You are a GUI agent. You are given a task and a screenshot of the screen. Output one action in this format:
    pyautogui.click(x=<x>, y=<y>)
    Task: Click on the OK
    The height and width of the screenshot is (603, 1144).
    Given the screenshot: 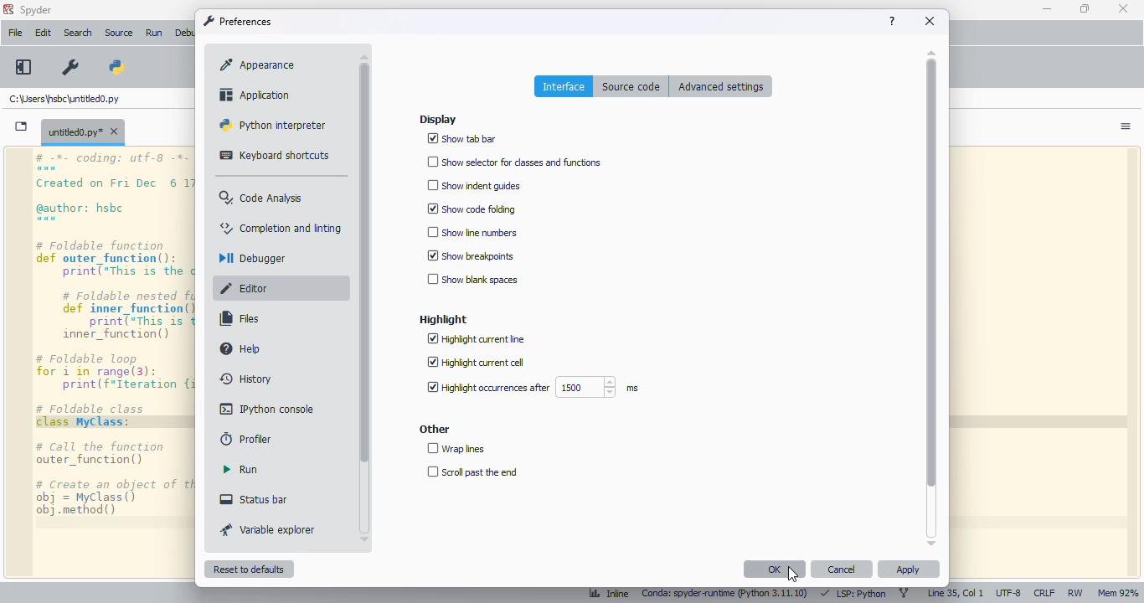 What is the action you would take?
    pyautogui.click(x=775, y=569)
    